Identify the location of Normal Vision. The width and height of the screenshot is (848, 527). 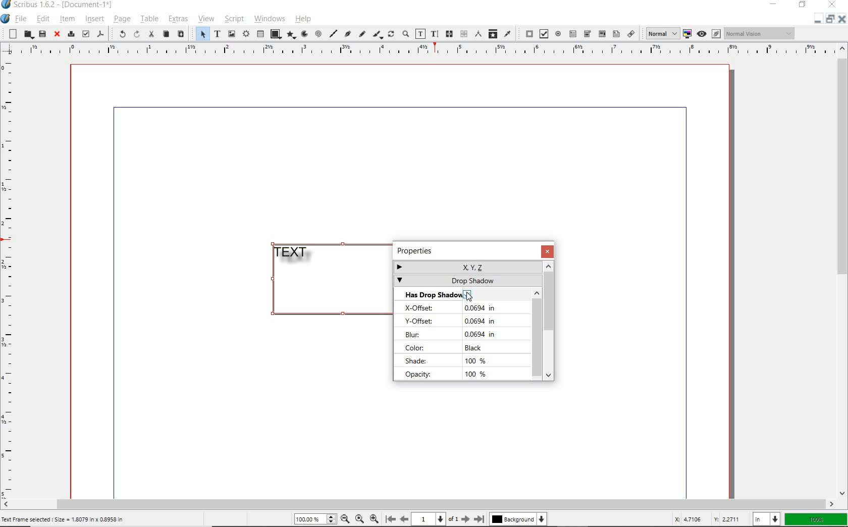
(761, 34).